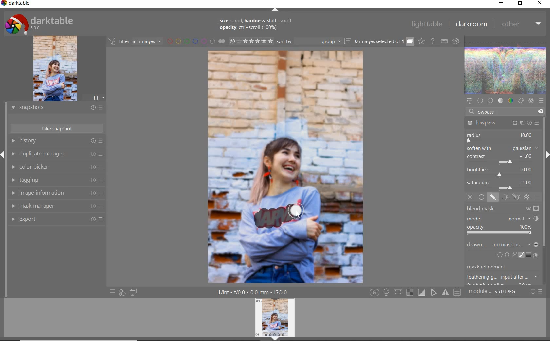 This screenshot has width=550, height=341. Describe the element at coordinates (502, 171) in the screenshot. I see `brightness` at that location.